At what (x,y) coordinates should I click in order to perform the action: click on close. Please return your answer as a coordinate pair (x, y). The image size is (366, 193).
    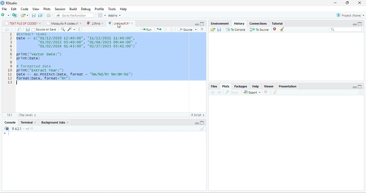
    Looking at the image, I should click on (360, 3).